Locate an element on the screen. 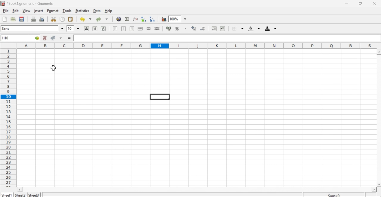 The image size is (381, 197). View is located at coordinates (27, 10).